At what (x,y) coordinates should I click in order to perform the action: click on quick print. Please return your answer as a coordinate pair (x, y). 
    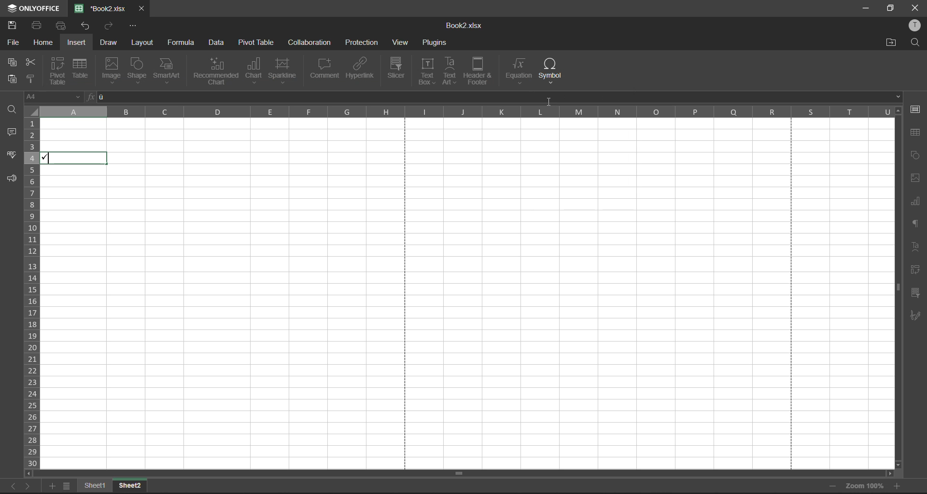
    Looking at the image, I should click on (61, 26).